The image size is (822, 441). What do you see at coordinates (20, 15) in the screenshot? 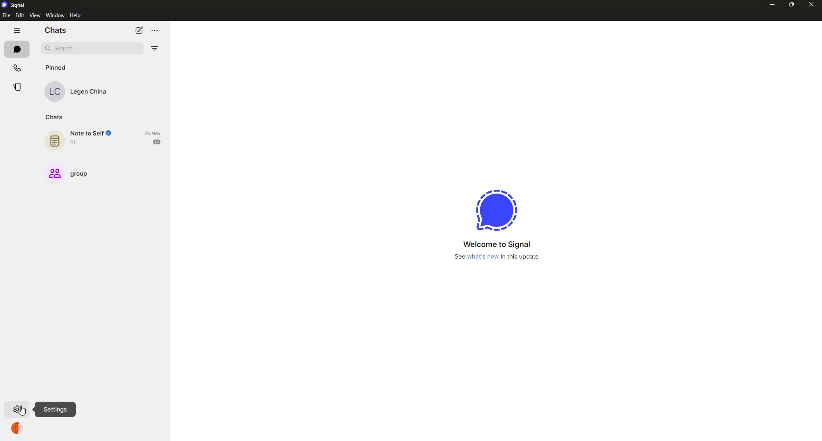
I see `edit` at bounding box center [20, 15].